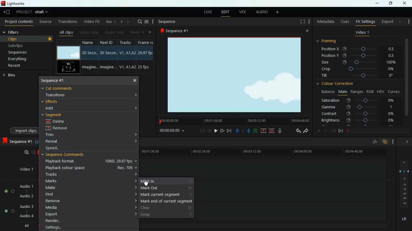 Image resolution: width=412 pixels, height=231 pixels. What do you see at coordinates (21, 3) in the screenshot?
I see `lightworks` at bounding box center [21, 3].